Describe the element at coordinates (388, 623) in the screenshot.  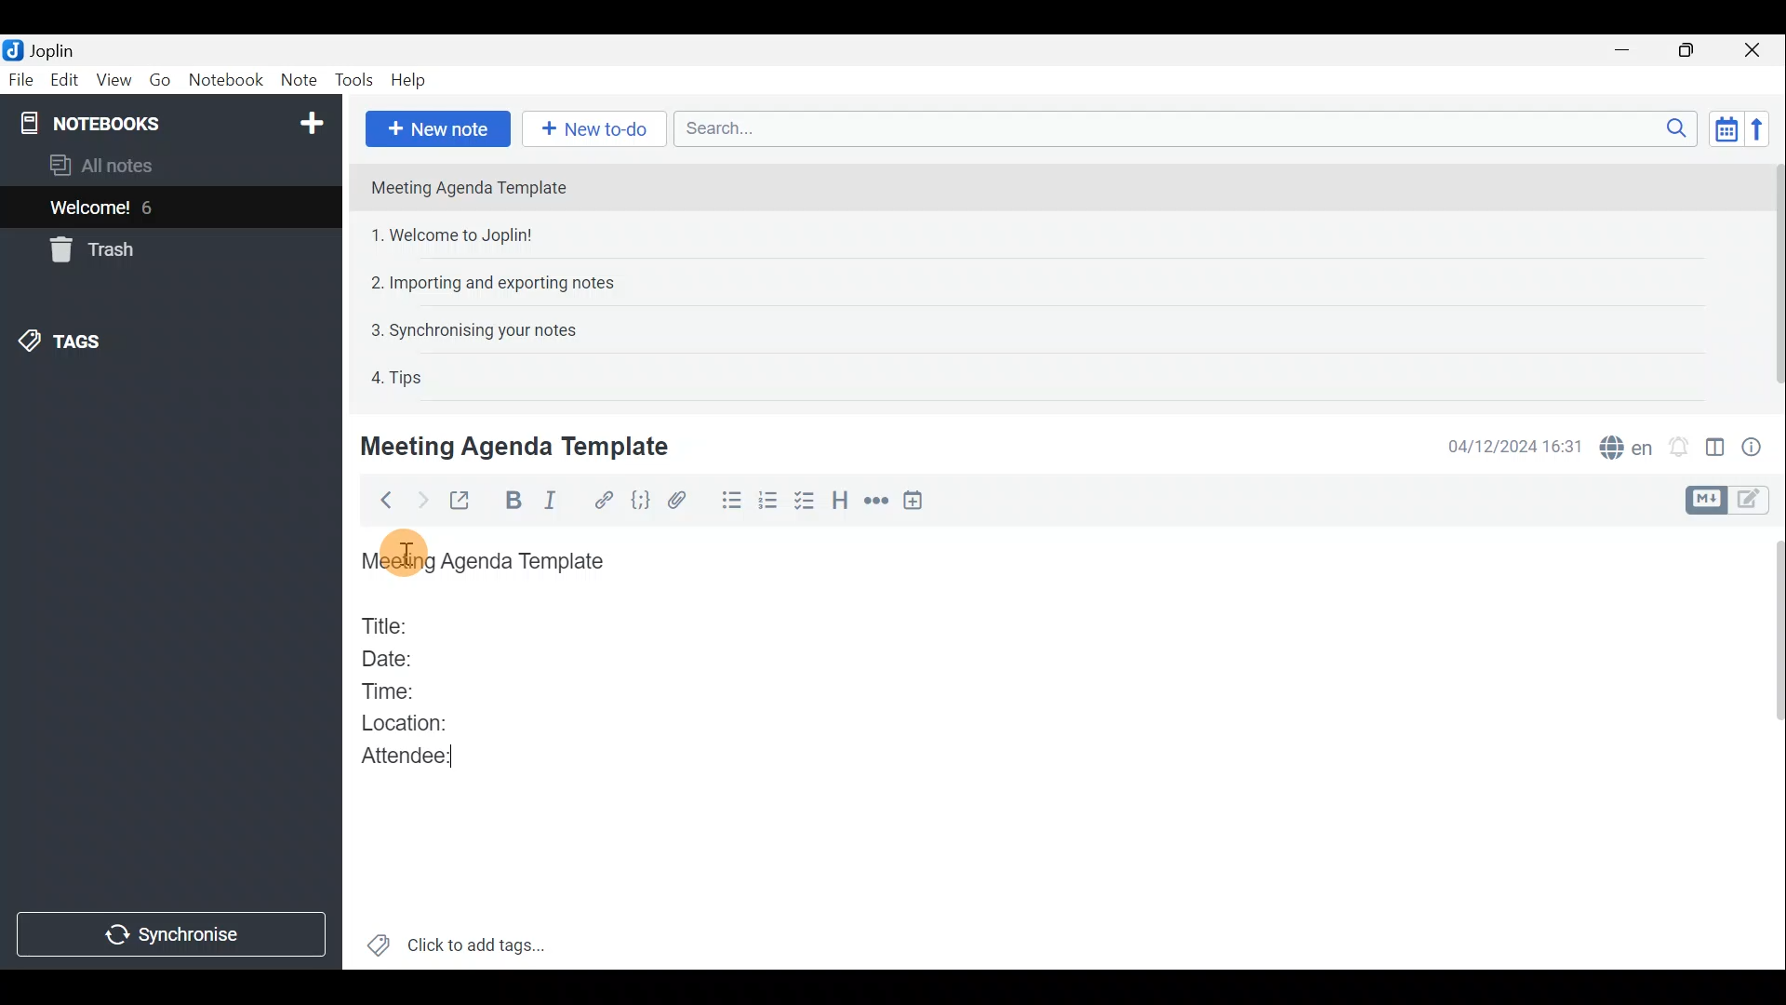
I see `Title:` at that location.